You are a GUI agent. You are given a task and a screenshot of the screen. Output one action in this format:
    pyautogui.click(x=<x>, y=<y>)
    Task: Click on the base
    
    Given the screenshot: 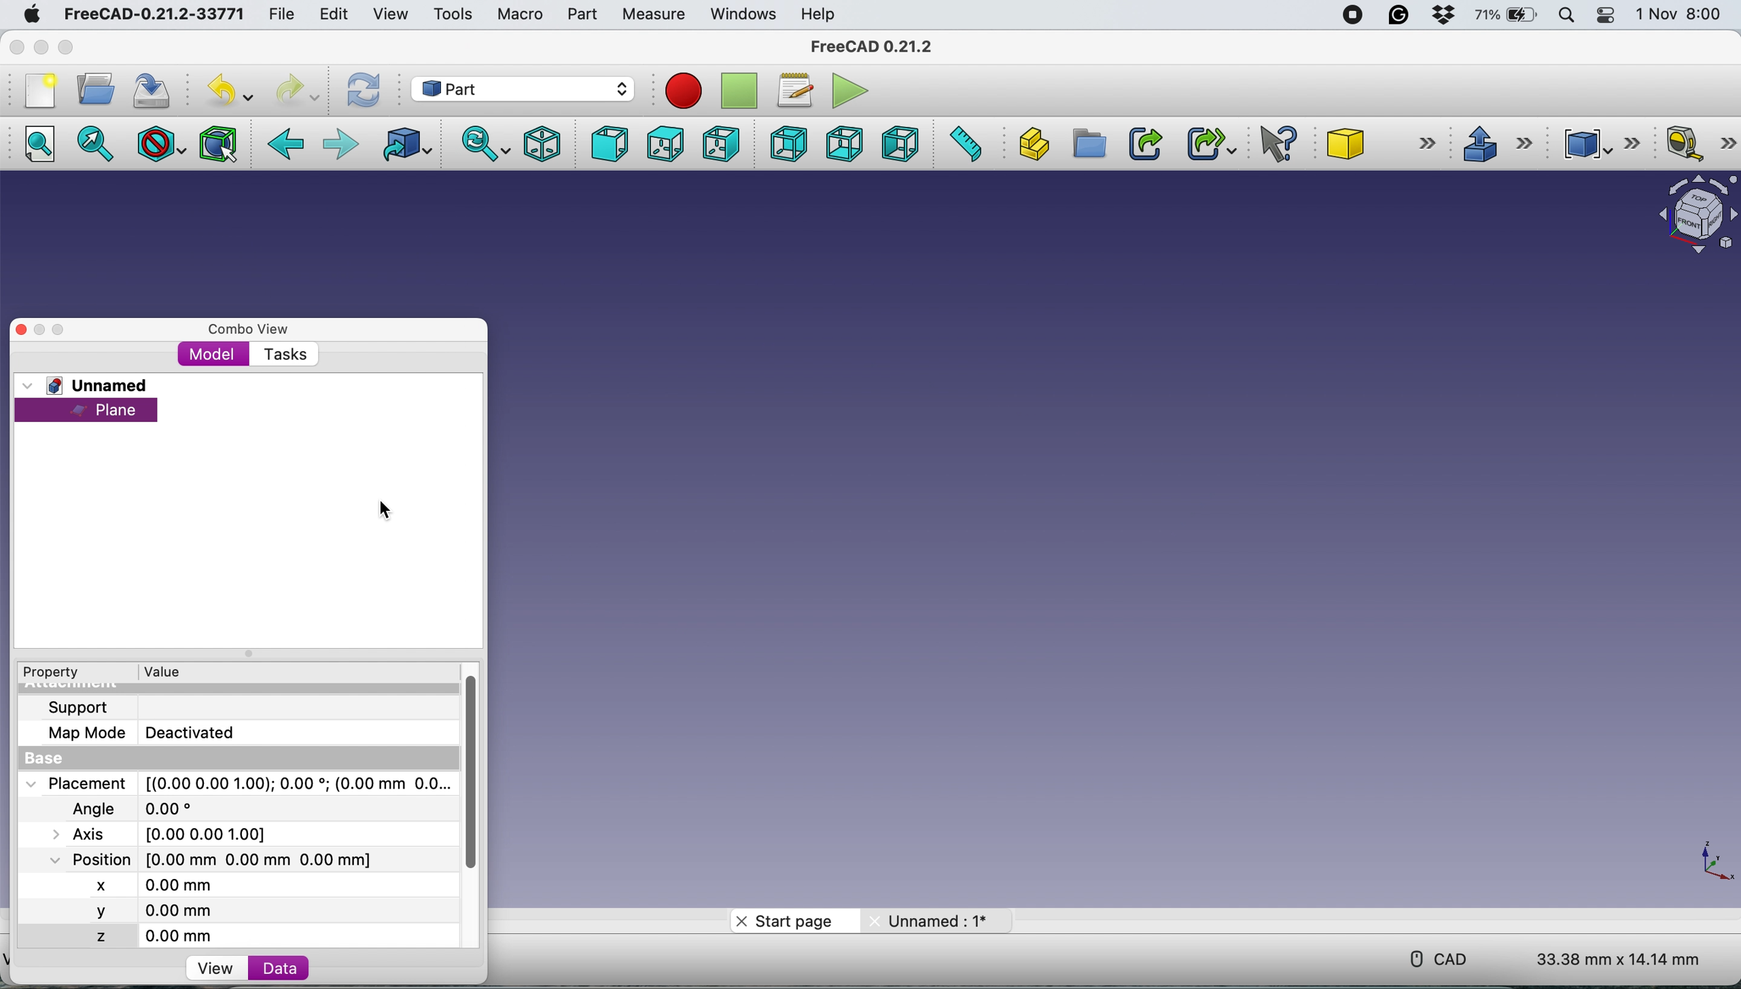 What is the action you would take?
    pyautogui.click(x=47, y=757)
    